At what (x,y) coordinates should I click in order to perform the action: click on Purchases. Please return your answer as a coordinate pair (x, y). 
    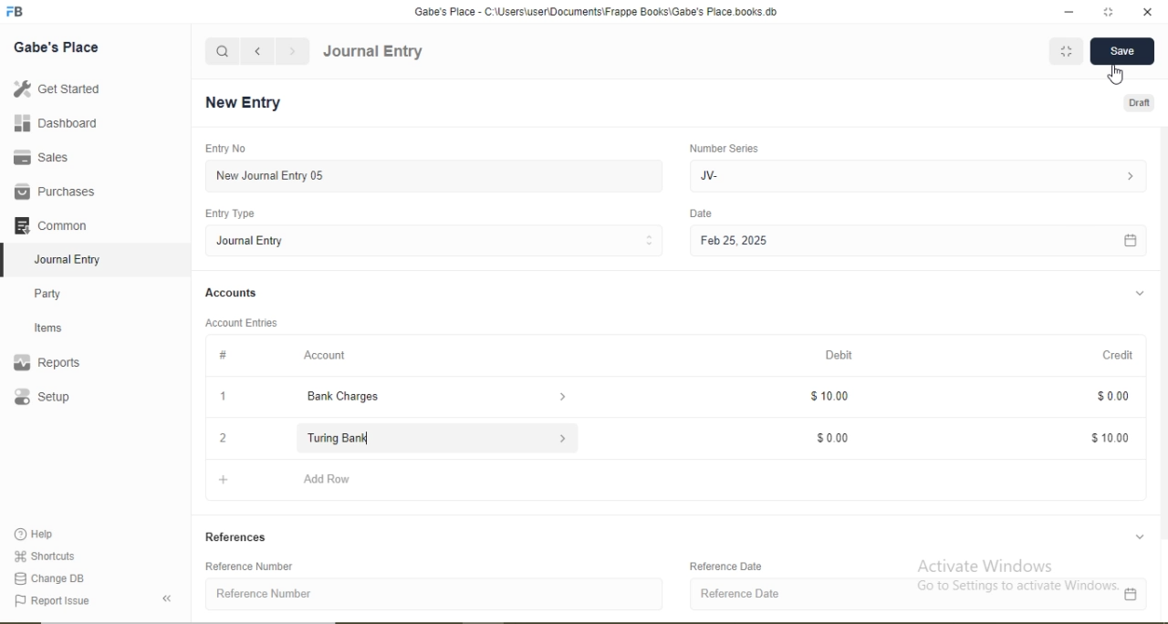
    Looking at the image, I should click on (55, 192).